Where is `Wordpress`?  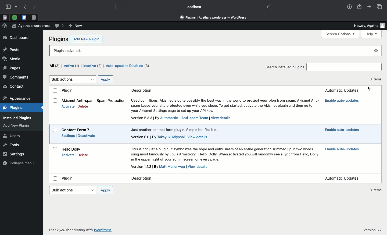 Wordpress is located at coordinates (5, 26).